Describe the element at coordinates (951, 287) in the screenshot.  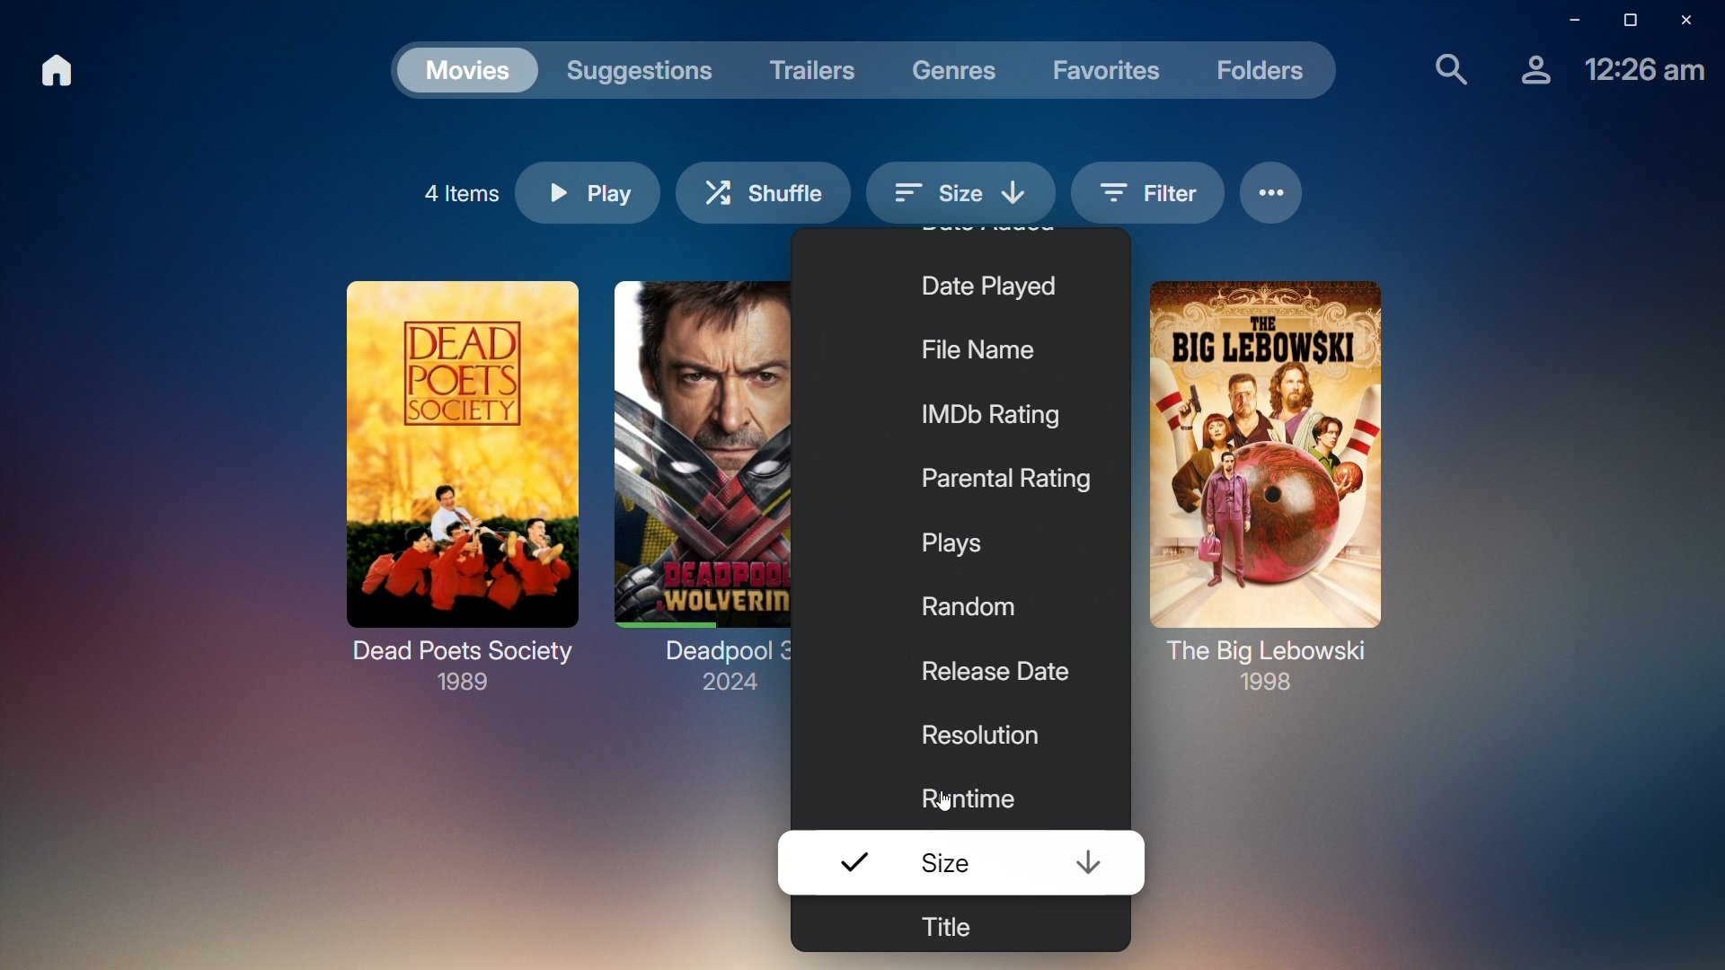
I see `Date Played` at that location.